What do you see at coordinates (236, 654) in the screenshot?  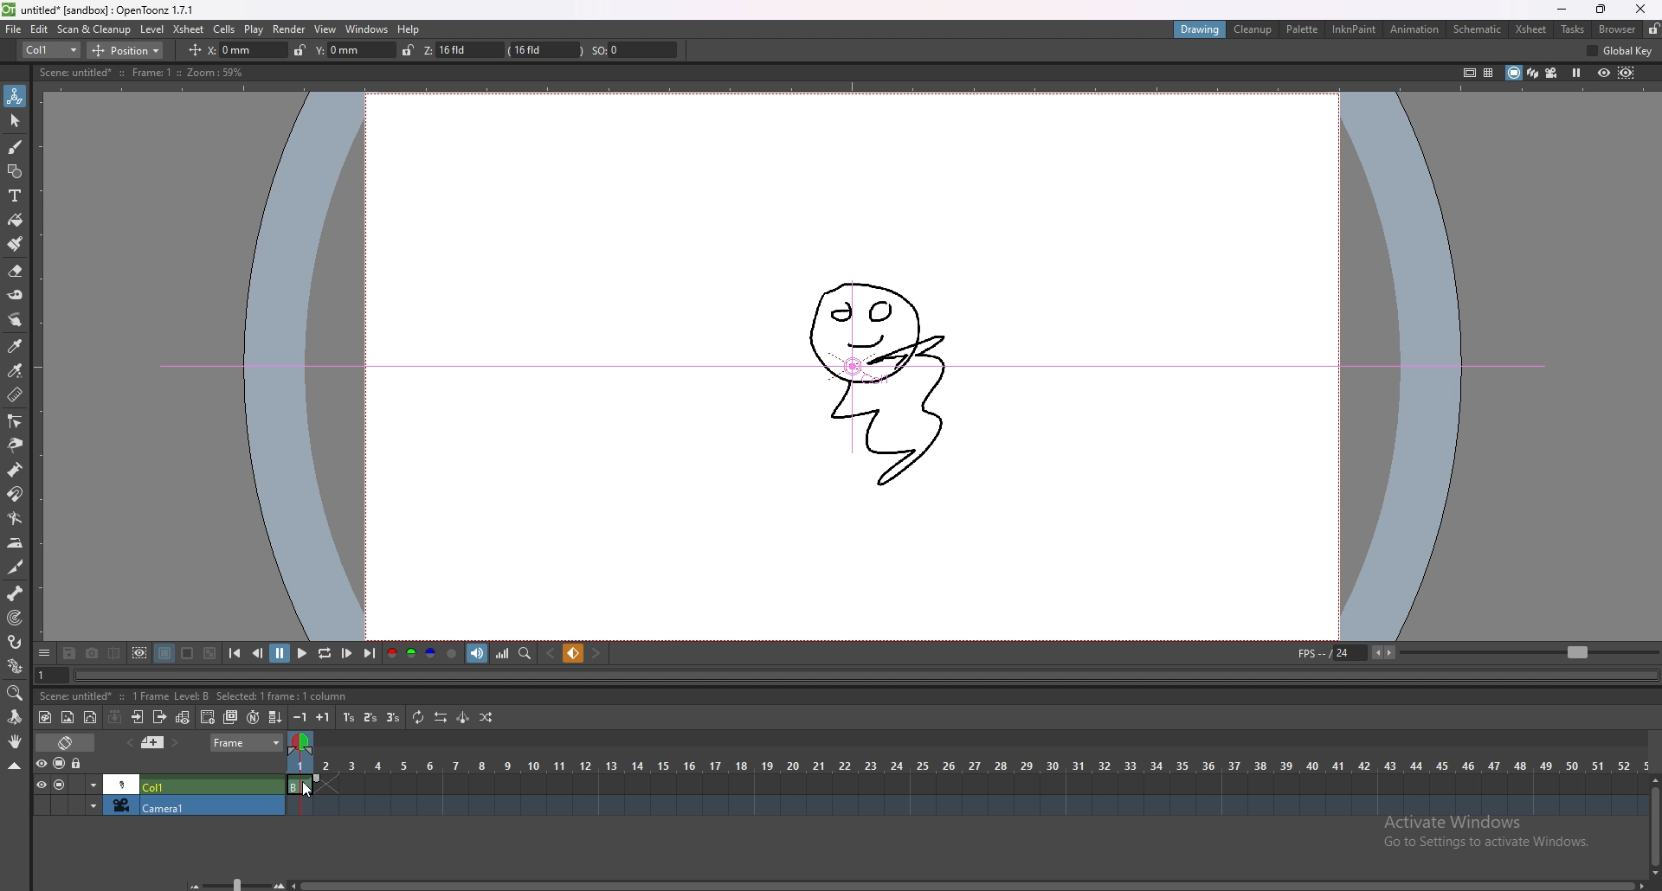 I see `first frame` at bounding box center [236, 654].